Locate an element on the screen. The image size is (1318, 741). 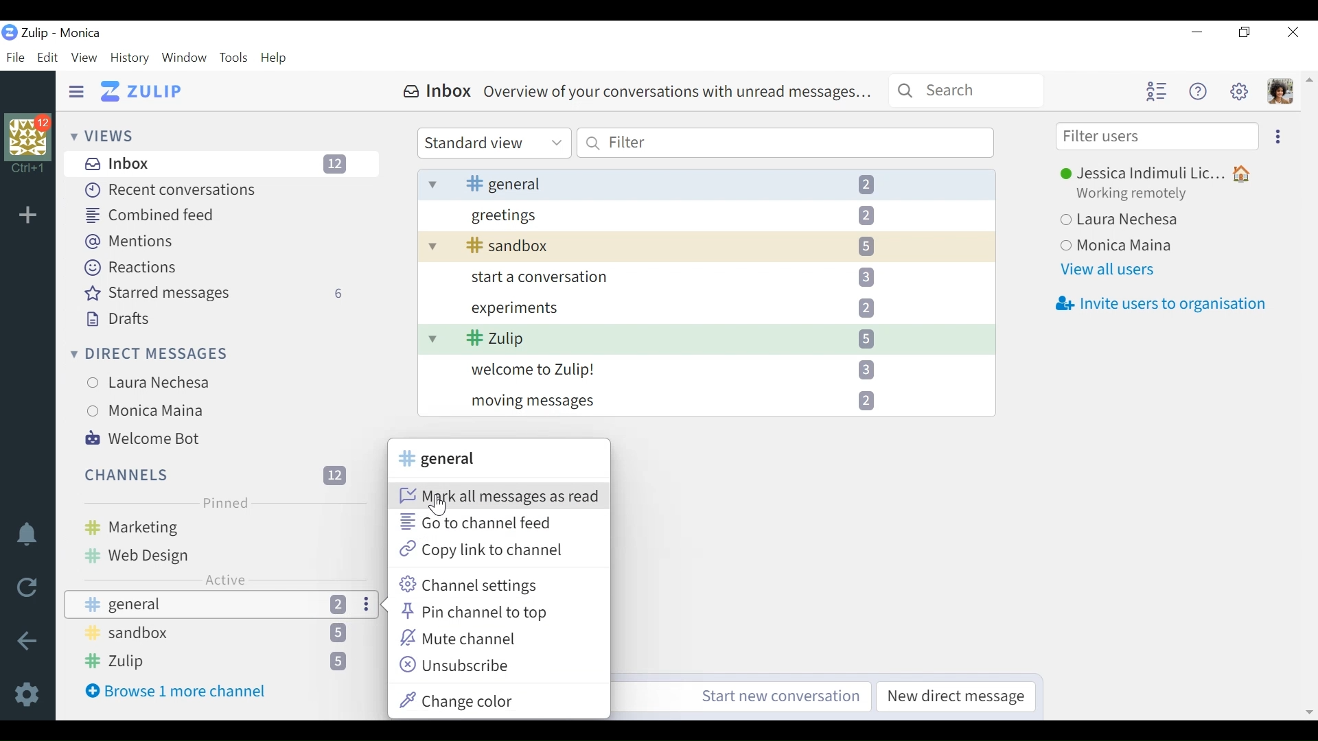
Ellipse is located at coordinates (1278, 135).